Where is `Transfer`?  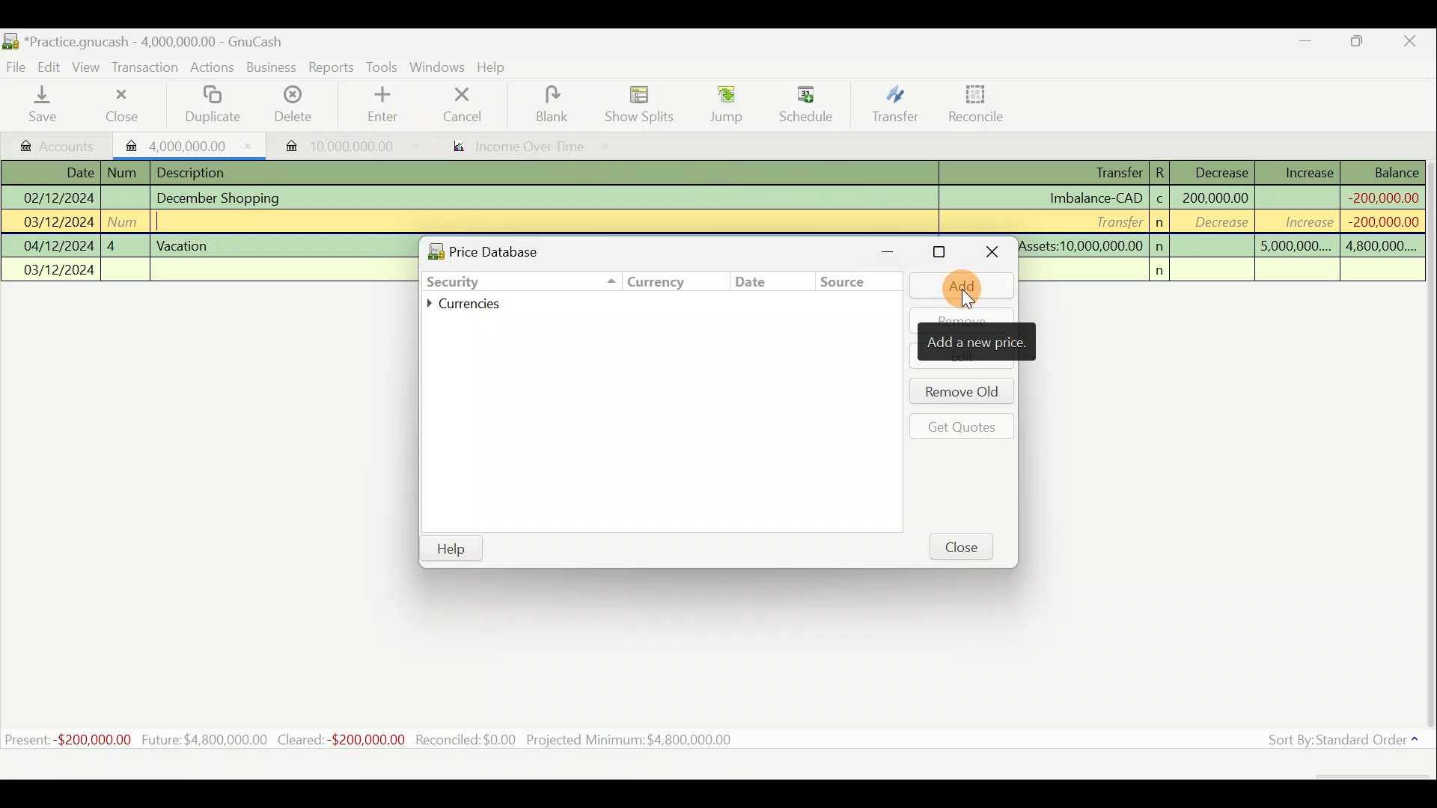 Transfer is located at coordinates (892, 106).